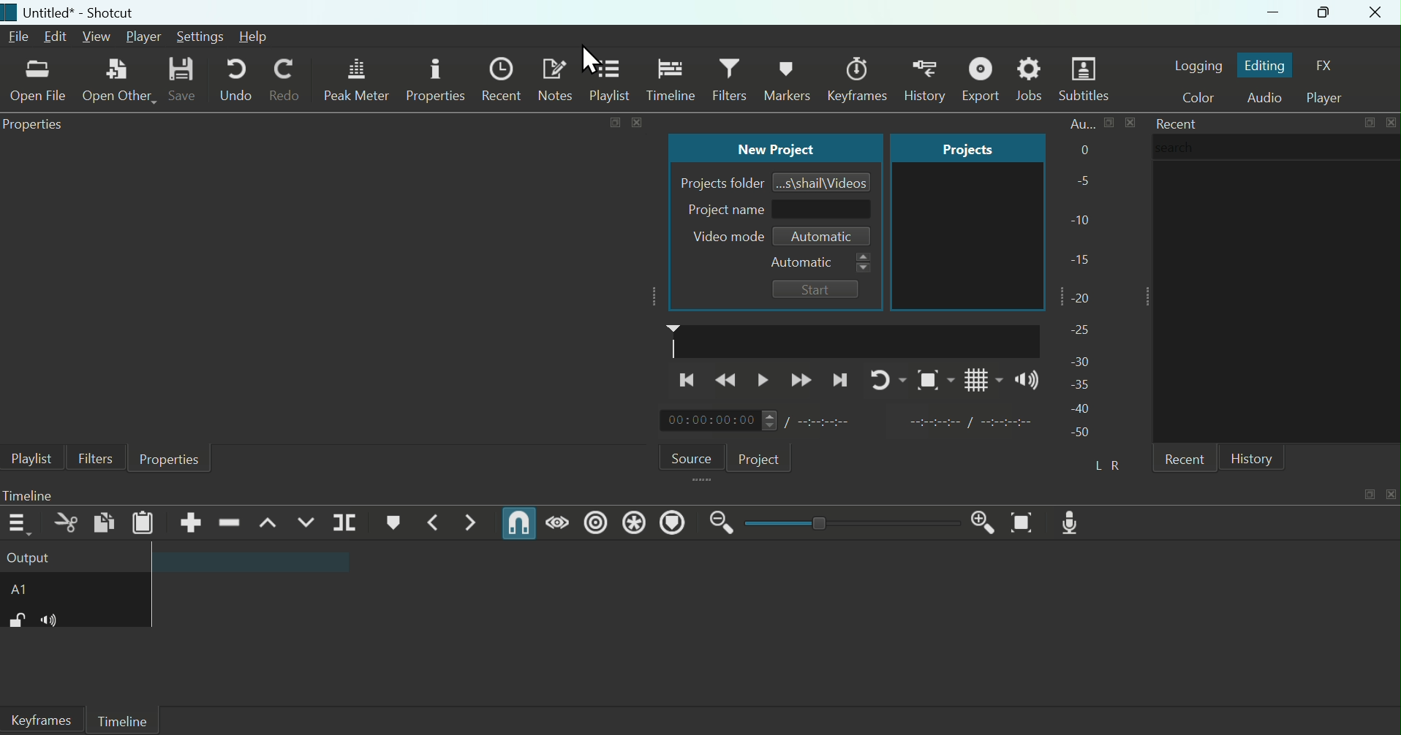 The image size is (1401, 735). I want to click on Cut, so click(62, 525).